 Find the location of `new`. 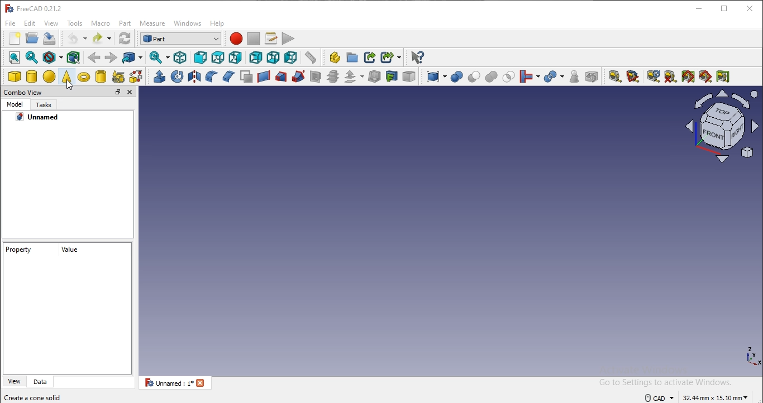

new is located at coordinates (15, 39).